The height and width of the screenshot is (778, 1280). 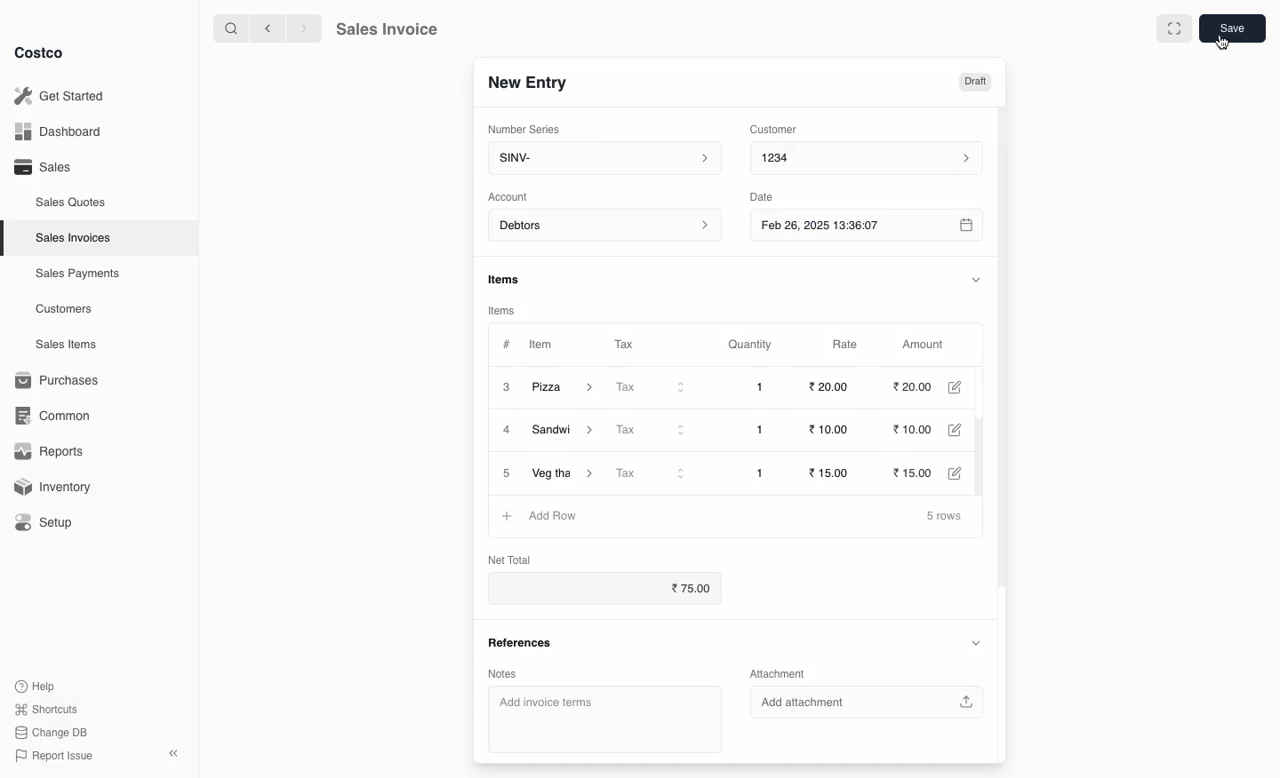 What do you see at coordinates (508, 558) in the screenshot?
I see `Net Total` at bounding box center [508, 558].